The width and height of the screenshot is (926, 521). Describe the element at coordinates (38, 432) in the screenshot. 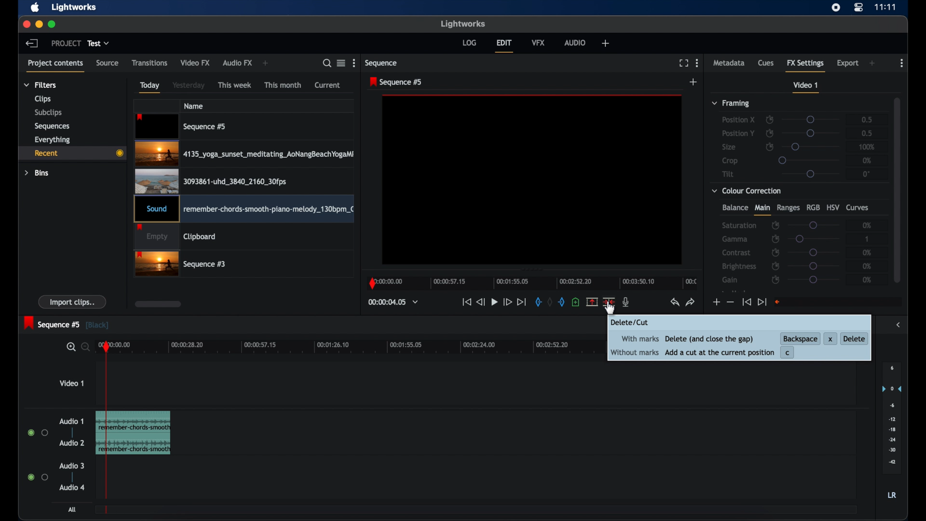

I see `radio buttons` at that location.